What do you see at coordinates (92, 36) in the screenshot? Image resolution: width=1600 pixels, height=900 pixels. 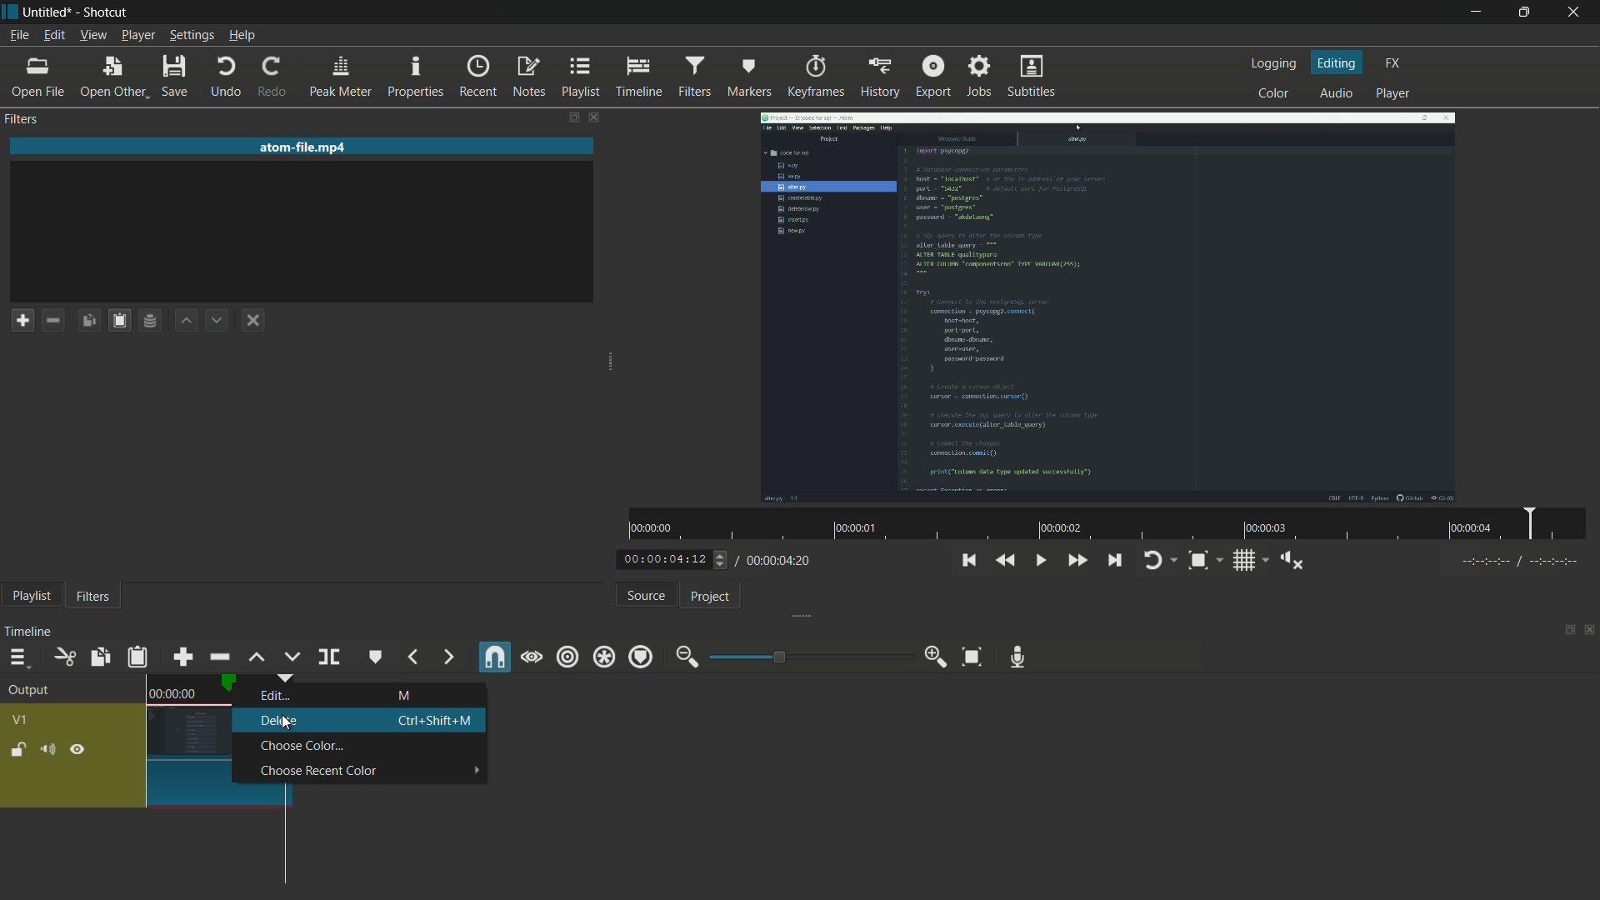 I see `view menu` at bounding box center [92, 36].